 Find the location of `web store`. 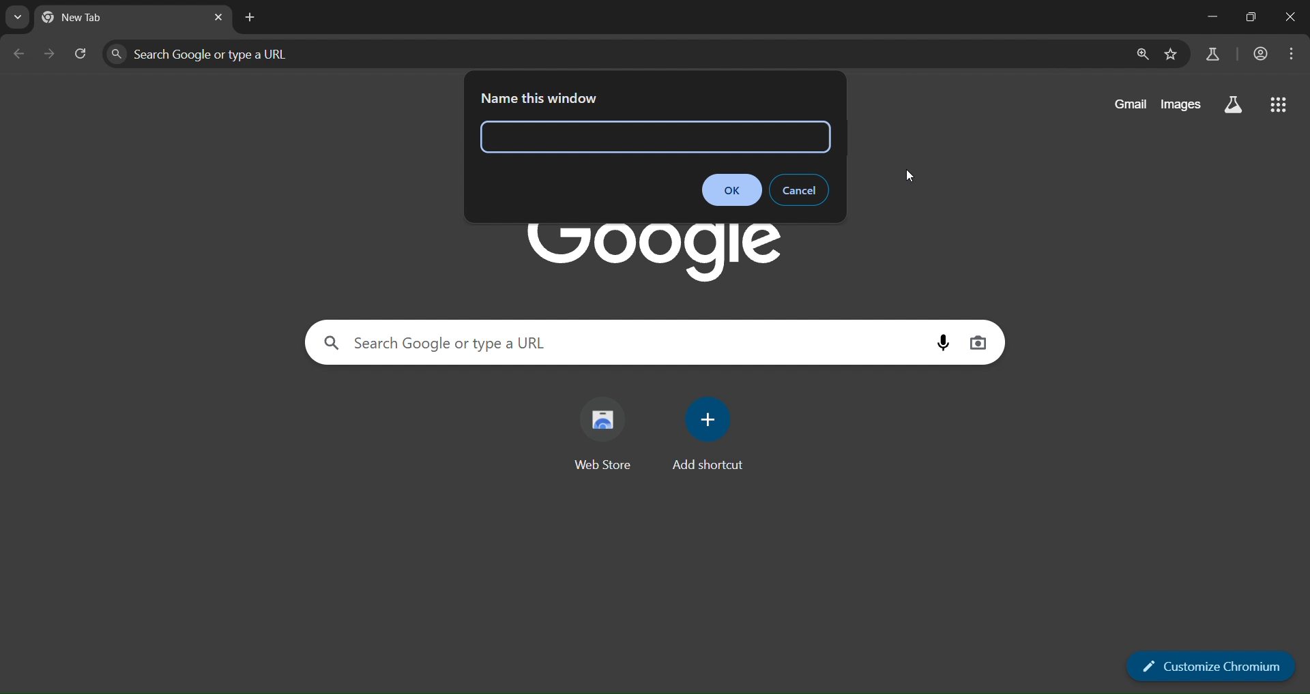

web store is located at coordinates (605, 427).